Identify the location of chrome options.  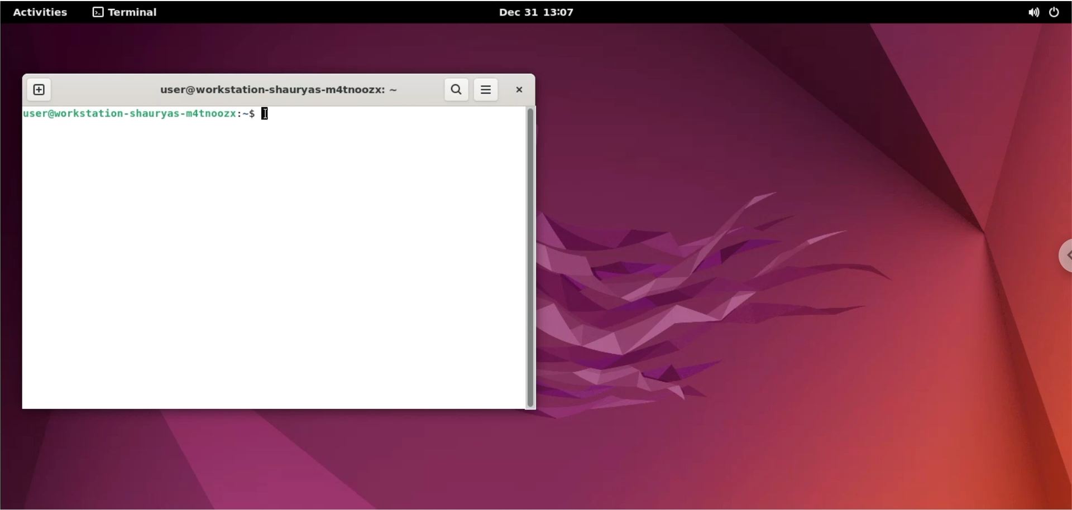
(1061, 261).